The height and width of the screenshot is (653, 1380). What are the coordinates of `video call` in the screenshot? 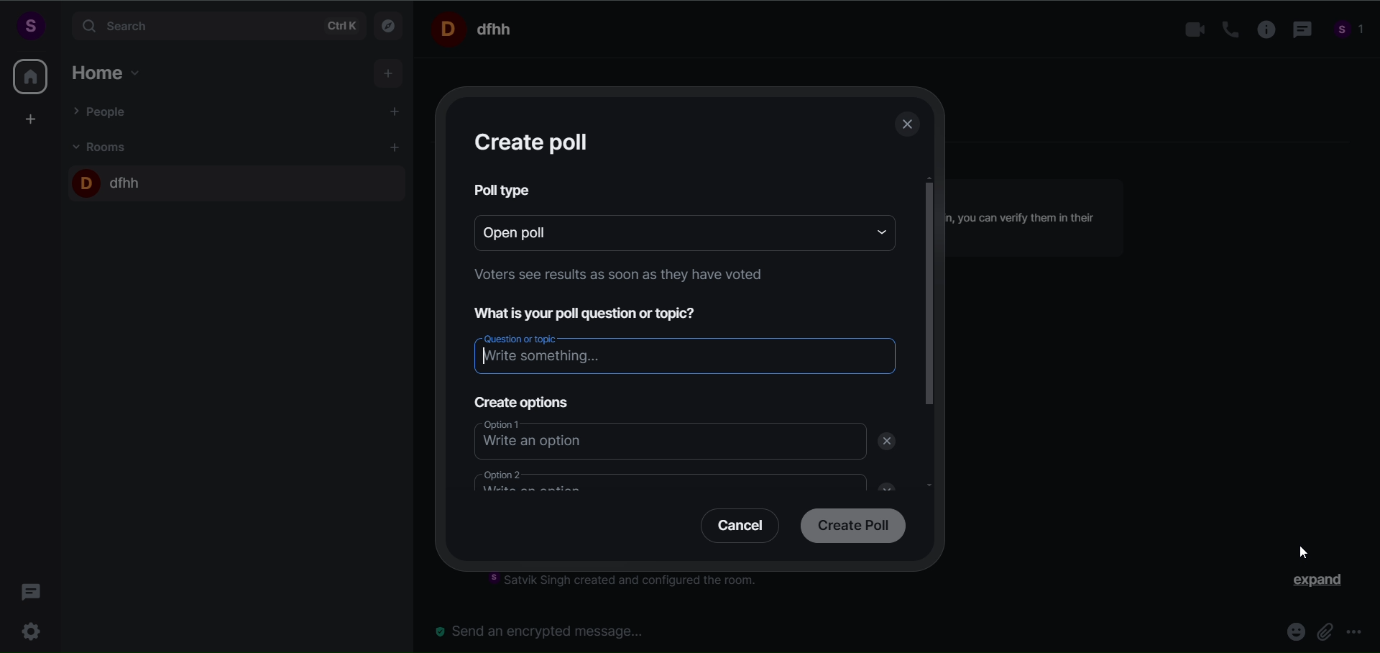 It's located at (1191, 30).